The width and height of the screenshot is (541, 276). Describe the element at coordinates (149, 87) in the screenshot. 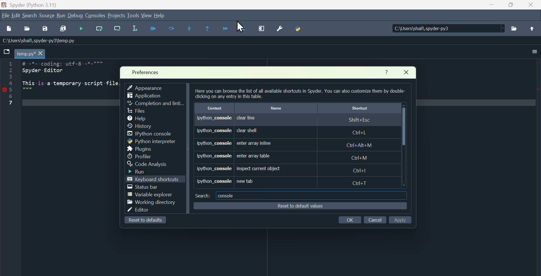

I see `Appearance` at that location.